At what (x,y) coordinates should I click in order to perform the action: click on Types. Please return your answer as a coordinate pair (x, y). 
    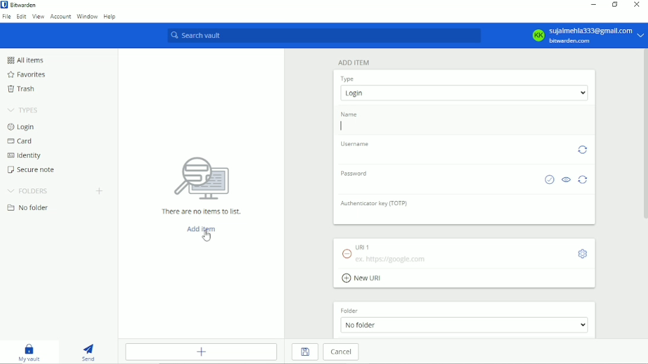
    Looking at the image, I should click on (24, 110).